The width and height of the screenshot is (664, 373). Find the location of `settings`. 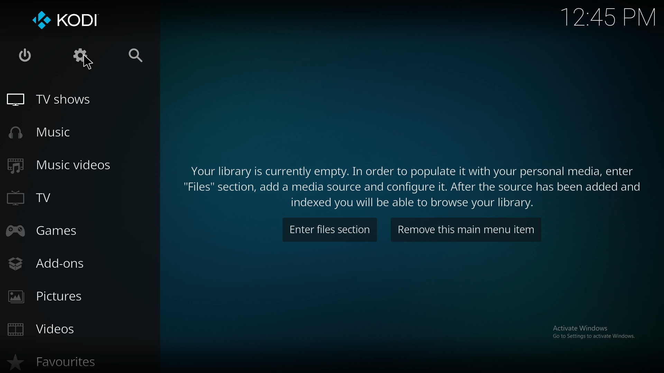

settings is located at coordinates (80, 55).